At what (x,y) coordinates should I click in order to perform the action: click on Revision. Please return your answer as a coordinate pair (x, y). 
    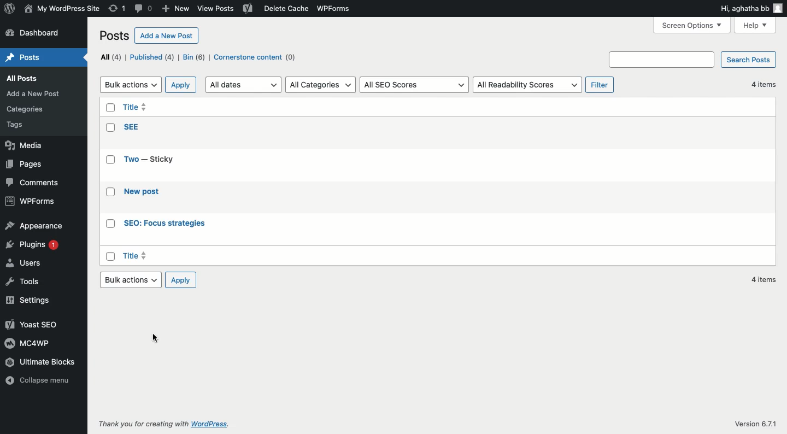
    Looking at the image, I should click on (118, 9).